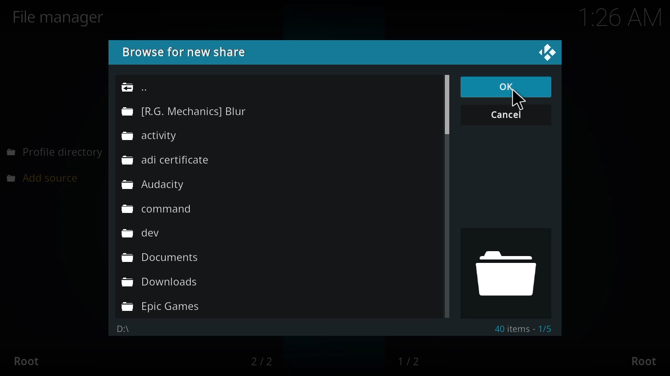 This screenshot has width=670, height=376. What do you see at coordinates (138, 87) in the screenshot?
I see `back` at bounding box center [138, 87].